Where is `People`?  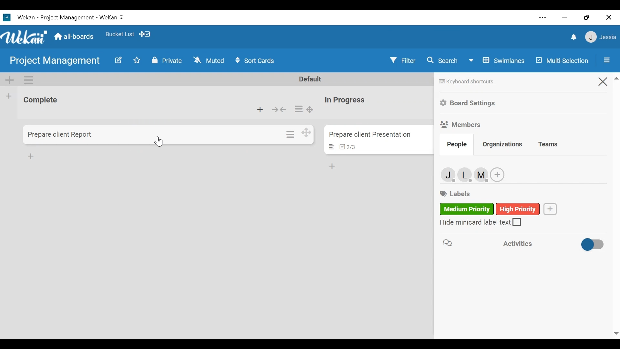 People is located at coordinates (456, 146).